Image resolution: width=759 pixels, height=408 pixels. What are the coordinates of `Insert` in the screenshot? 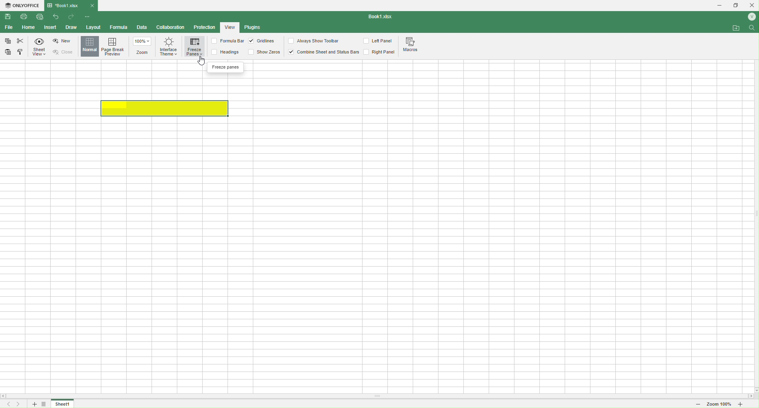 It's located at (50, 28).